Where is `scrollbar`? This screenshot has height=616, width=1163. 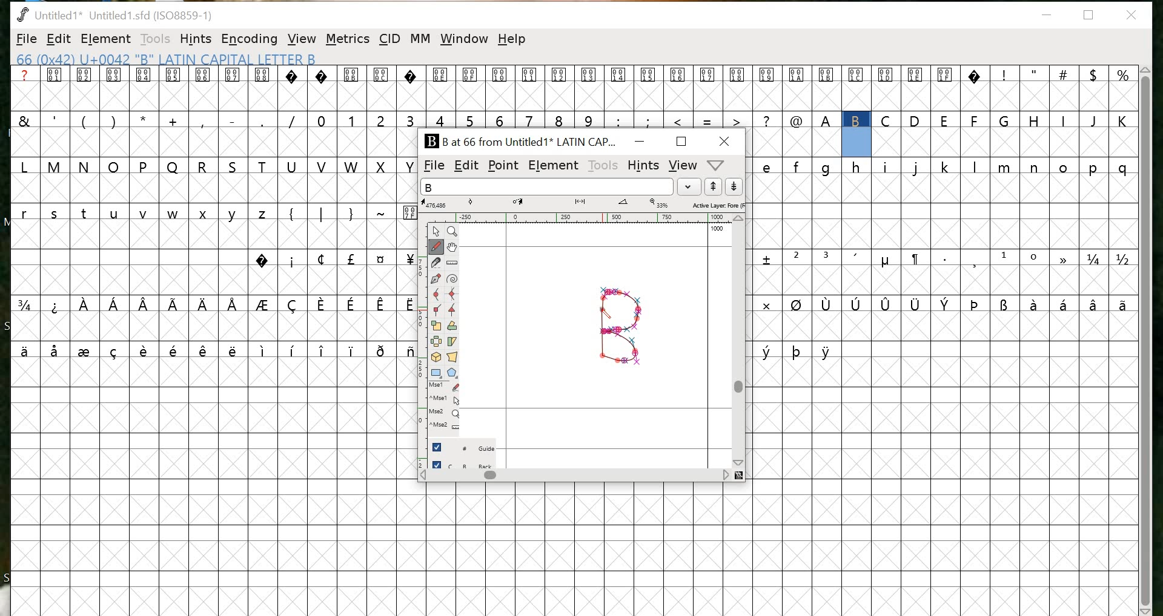
scrollbar is located at coordinates (1145, 339).